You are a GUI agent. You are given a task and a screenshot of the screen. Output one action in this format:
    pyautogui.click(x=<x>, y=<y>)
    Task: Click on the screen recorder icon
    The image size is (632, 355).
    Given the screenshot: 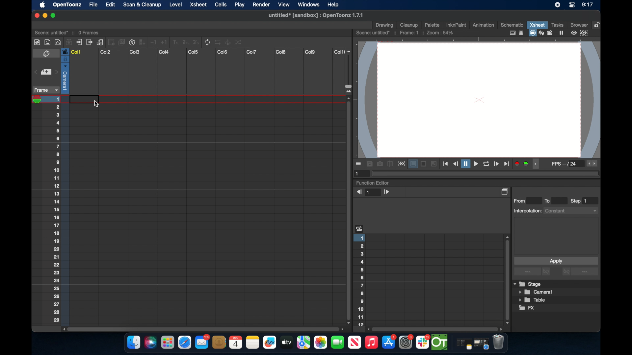 What is the action you would take?
    pyautogui.click(x=557, y=5)
    